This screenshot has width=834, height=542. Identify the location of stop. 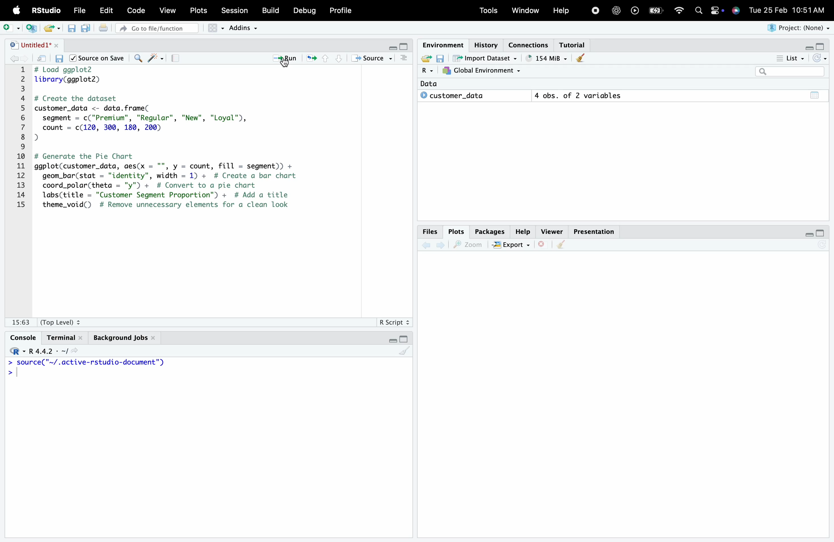
(595, 10).